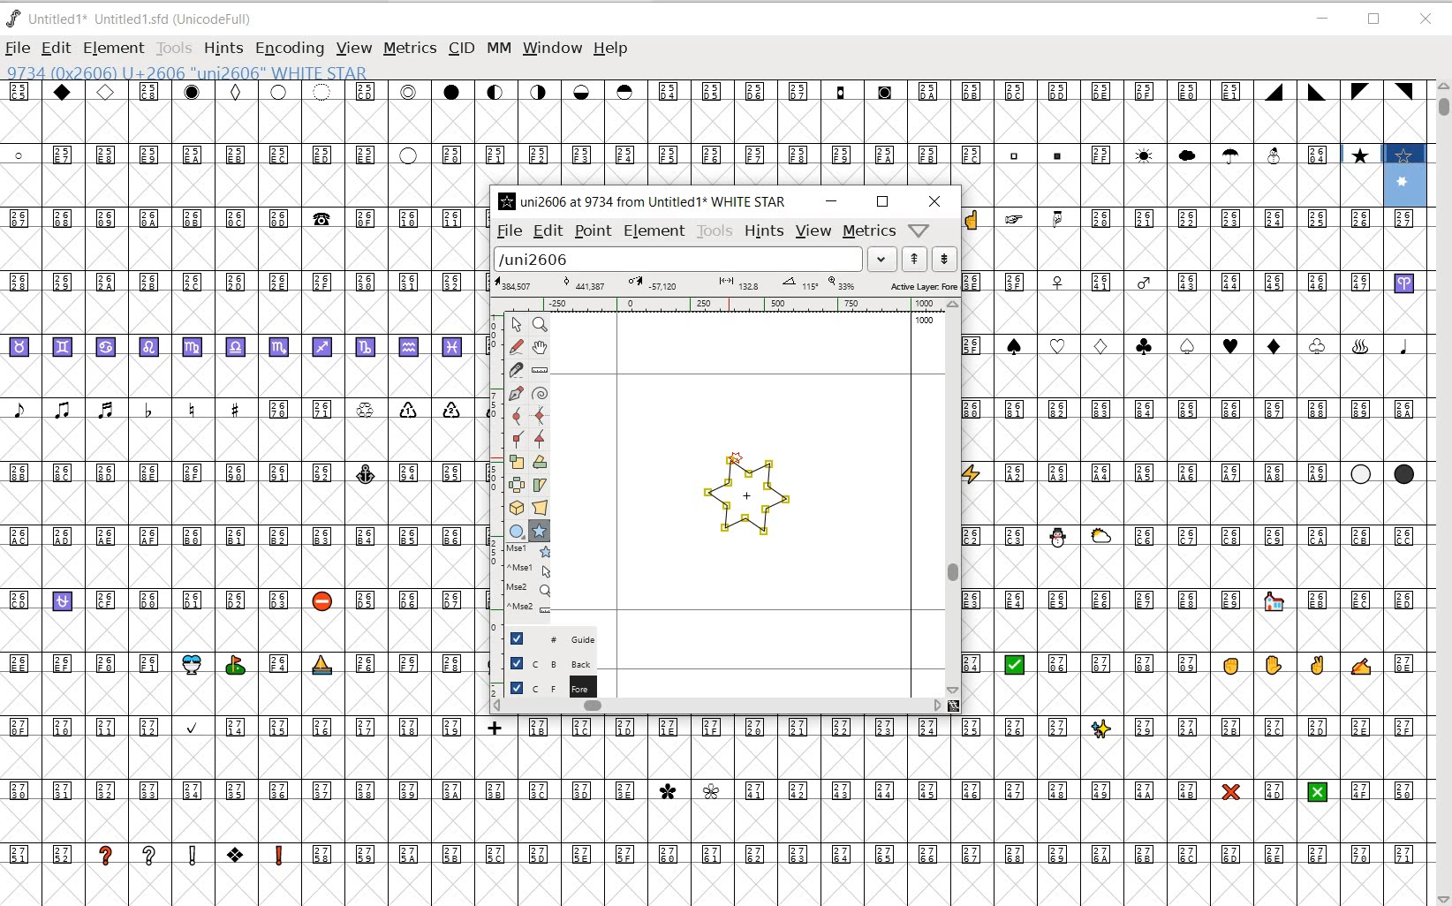 The image size is (1452, 906). Describe the element at coordinates (496, 47) in the screenshot. I see `MM` at that location.